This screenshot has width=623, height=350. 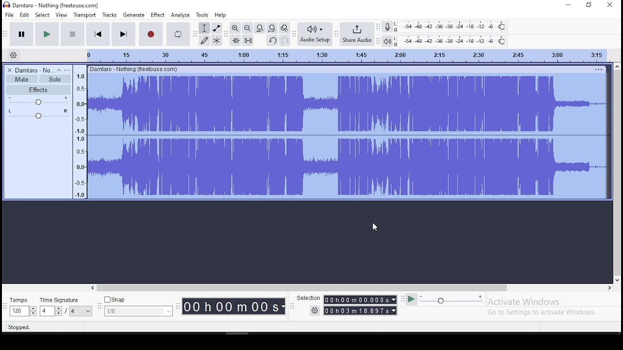 What do you see at coordinates (123, 35) in the screenshot?
I see `skip to end` at bounding box center [123, 35].